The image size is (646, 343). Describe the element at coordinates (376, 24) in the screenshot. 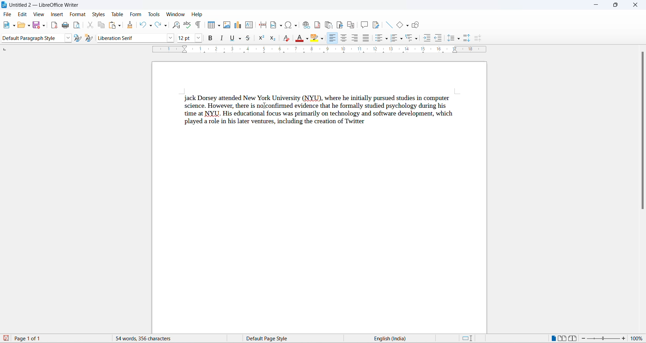

I see `show track changes functions` at that location.